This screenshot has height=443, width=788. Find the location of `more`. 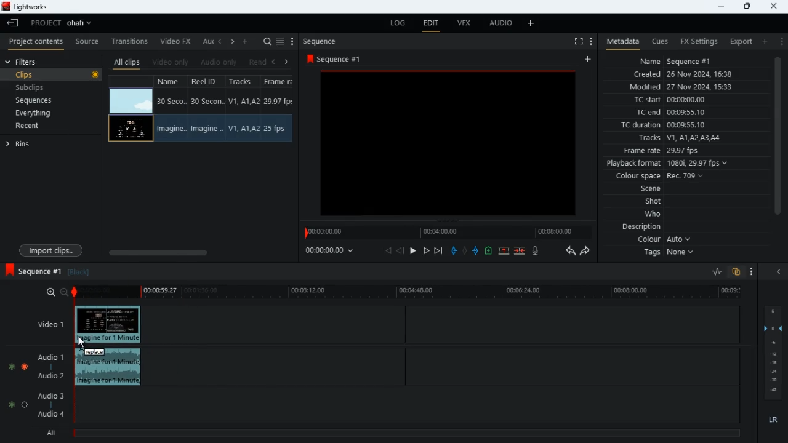

more is located at coordinates (782, 41).